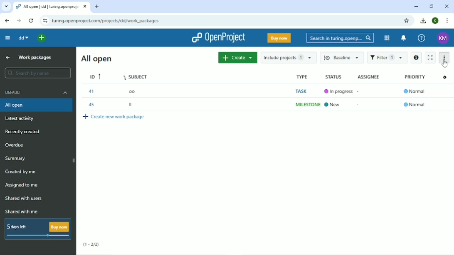 The image size is (454, 255). What do you see at coordinates (26, 199) in the screenshot?
I see `Shared with users` at bounding box center [26, 199].